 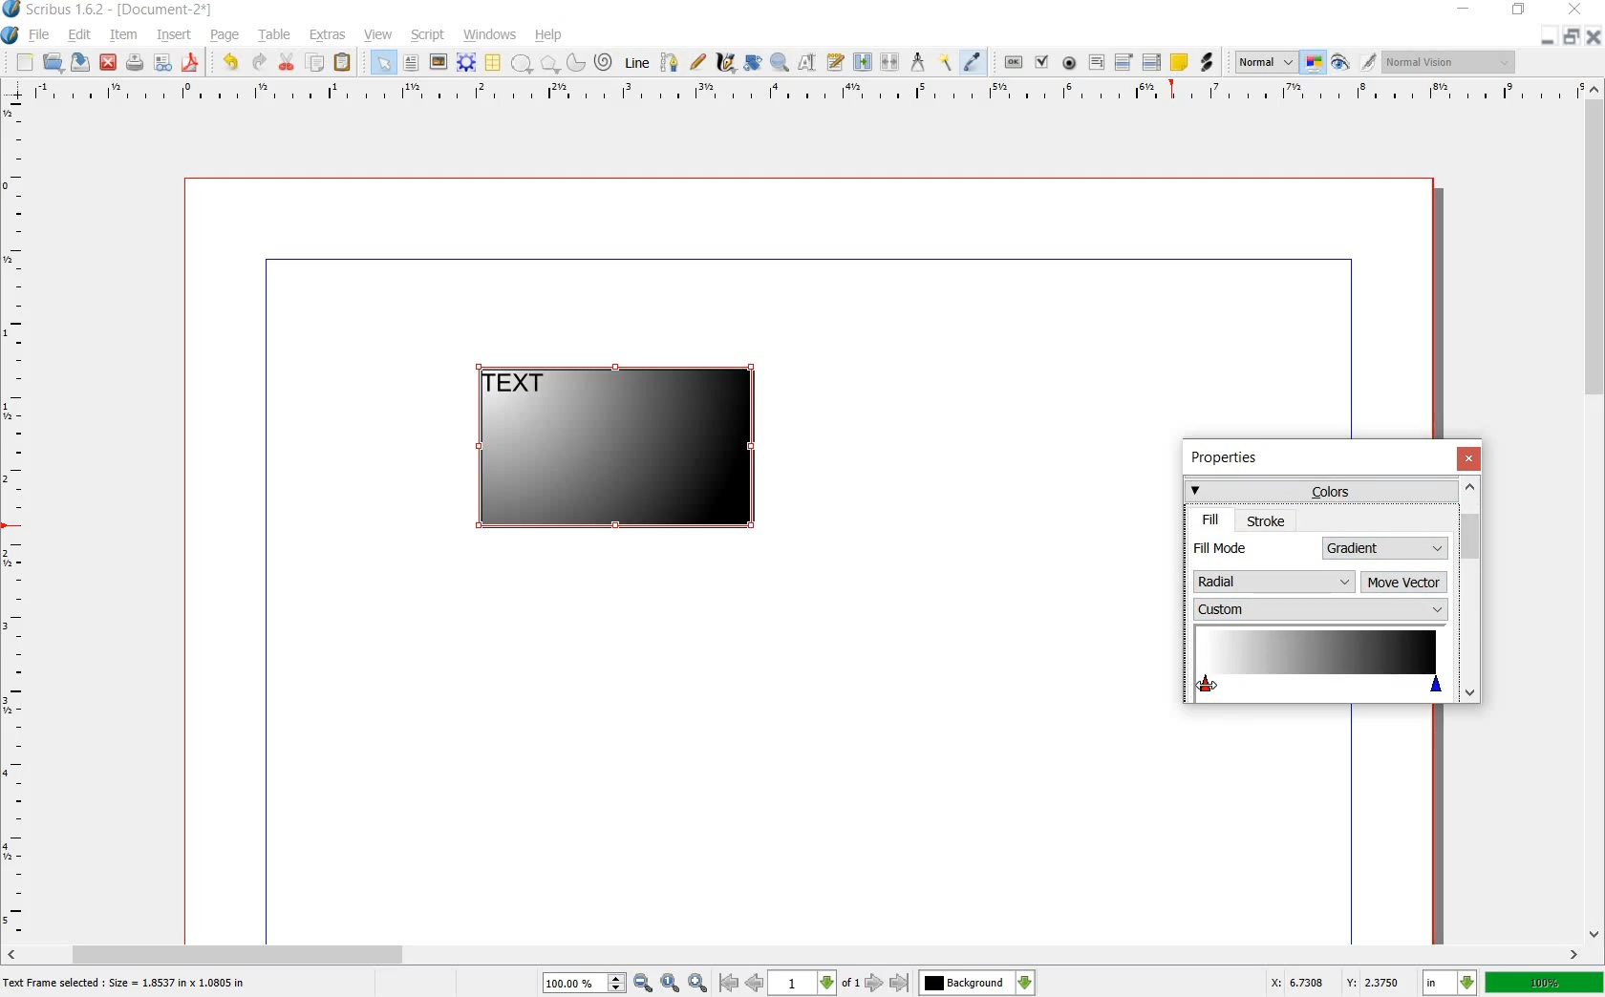 I want to click on redo, so click(x=259, y=63).